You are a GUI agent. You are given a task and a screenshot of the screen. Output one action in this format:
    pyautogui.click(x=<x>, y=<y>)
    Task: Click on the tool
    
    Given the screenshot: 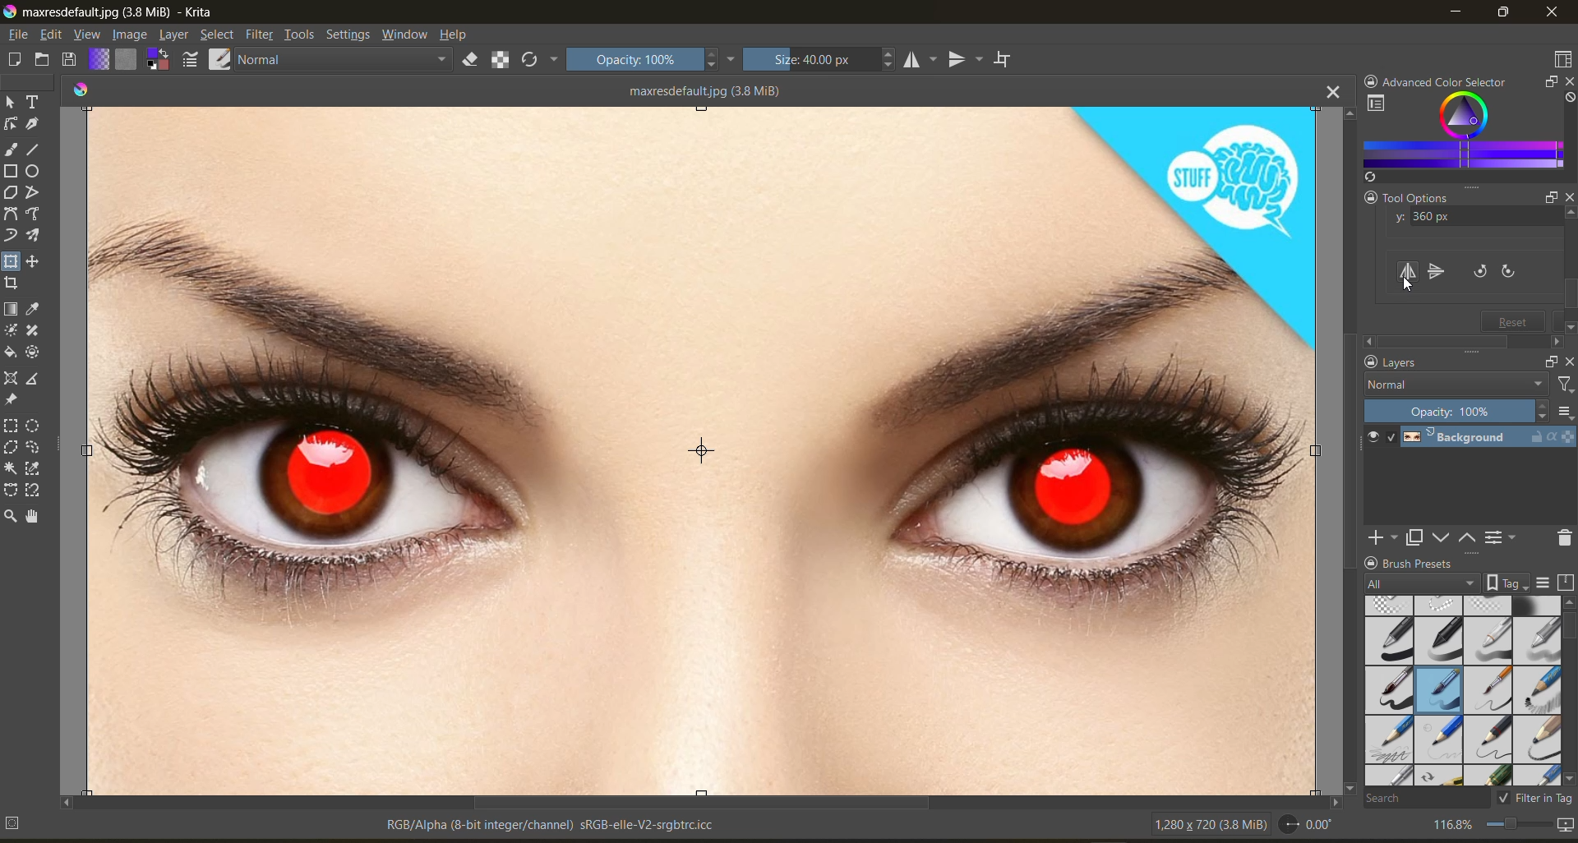 What is the action you would take?
    pyautogui.click(x=10, y=518)
    